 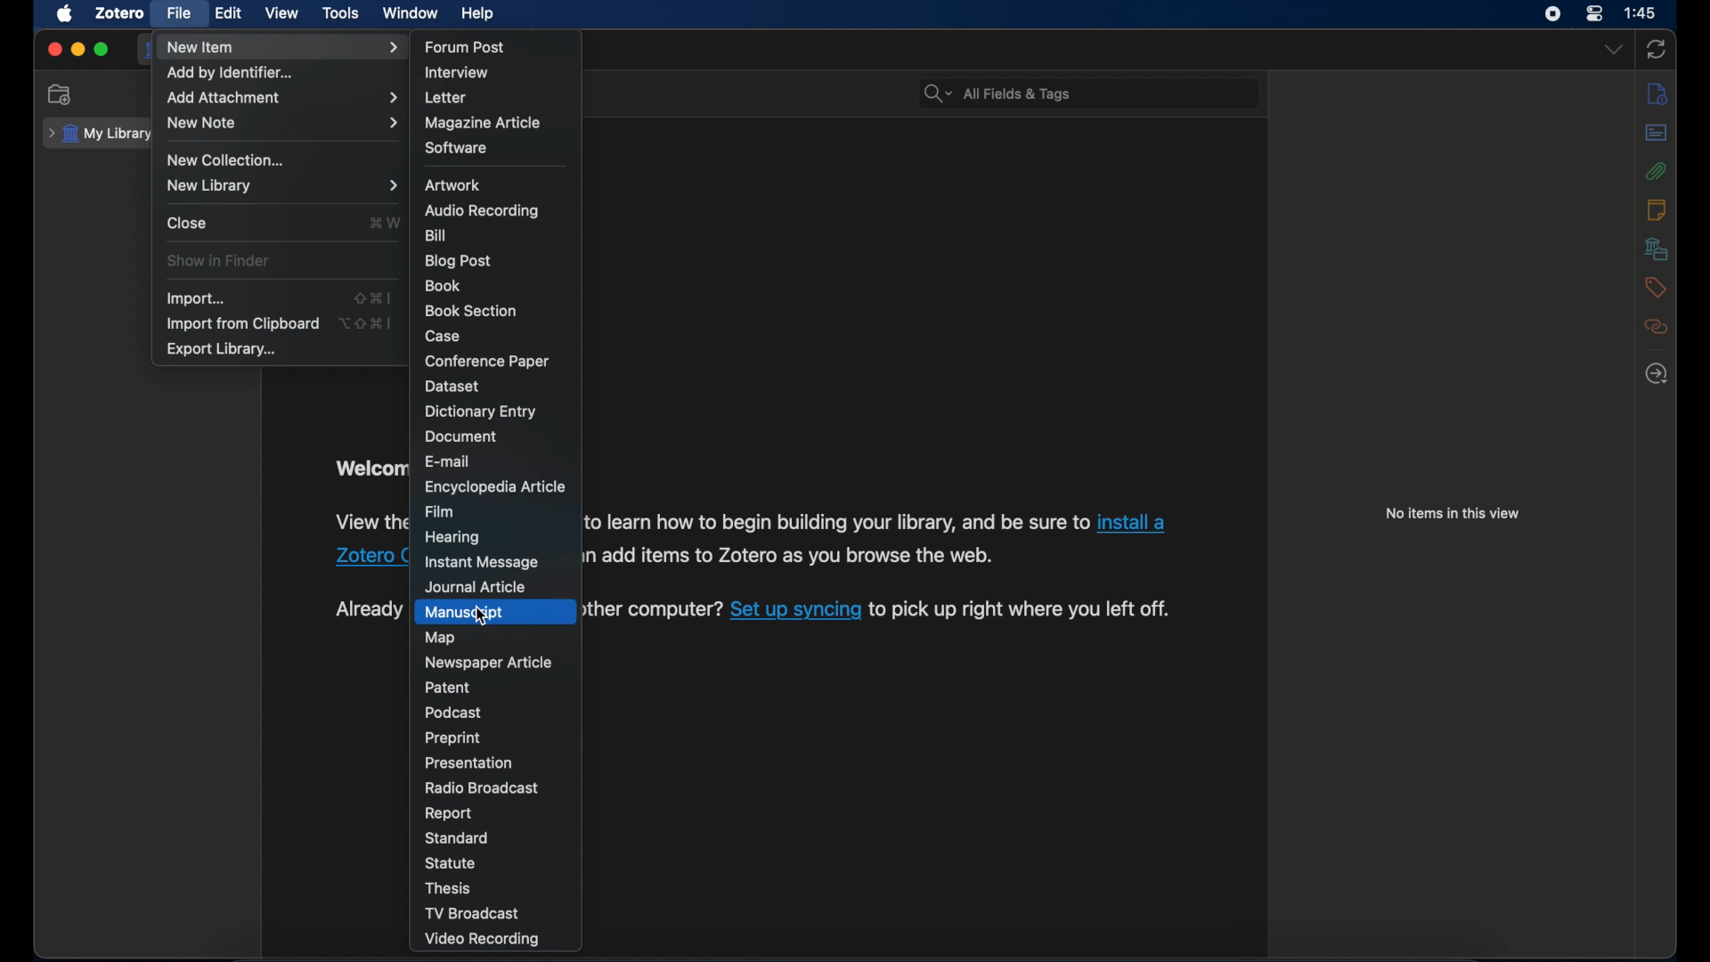 I want to click on new library, so click(x=280, y=186).